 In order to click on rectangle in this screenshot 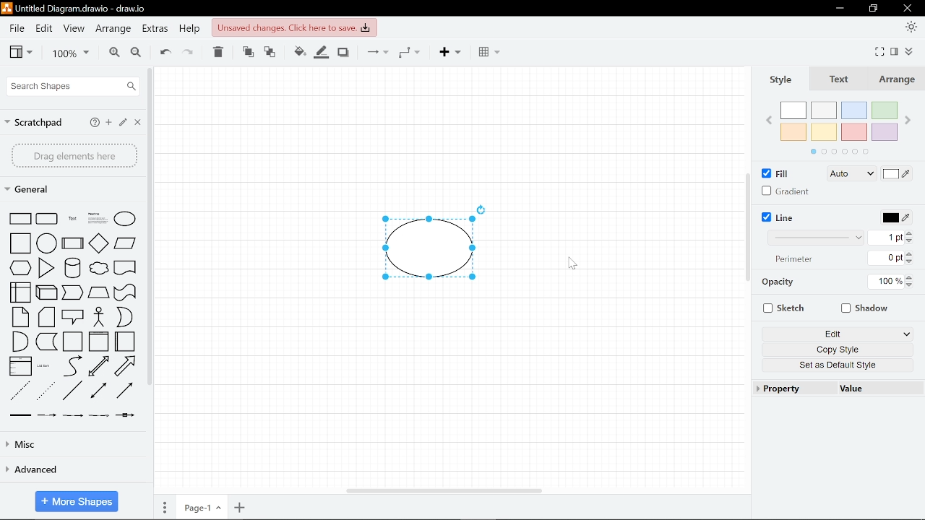, I will do `click(22, 218)`.